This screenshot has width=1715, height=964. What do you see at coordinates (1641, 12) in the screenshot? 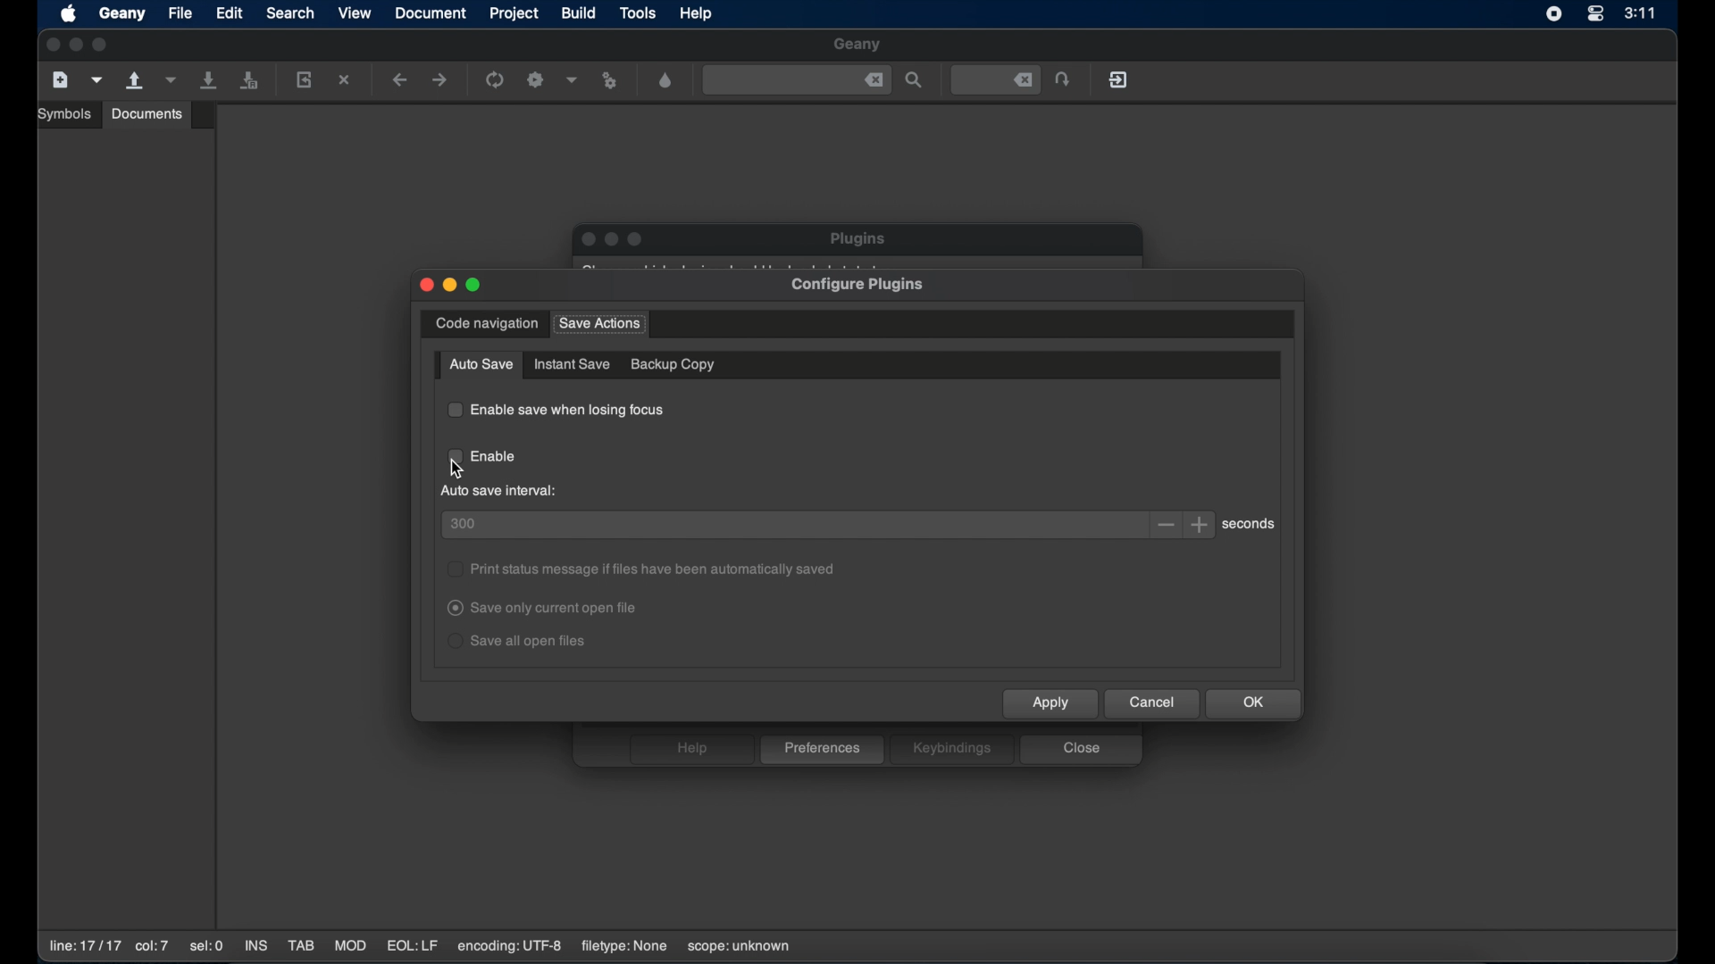
I see `3:11` at bounding box center [1641, 12].